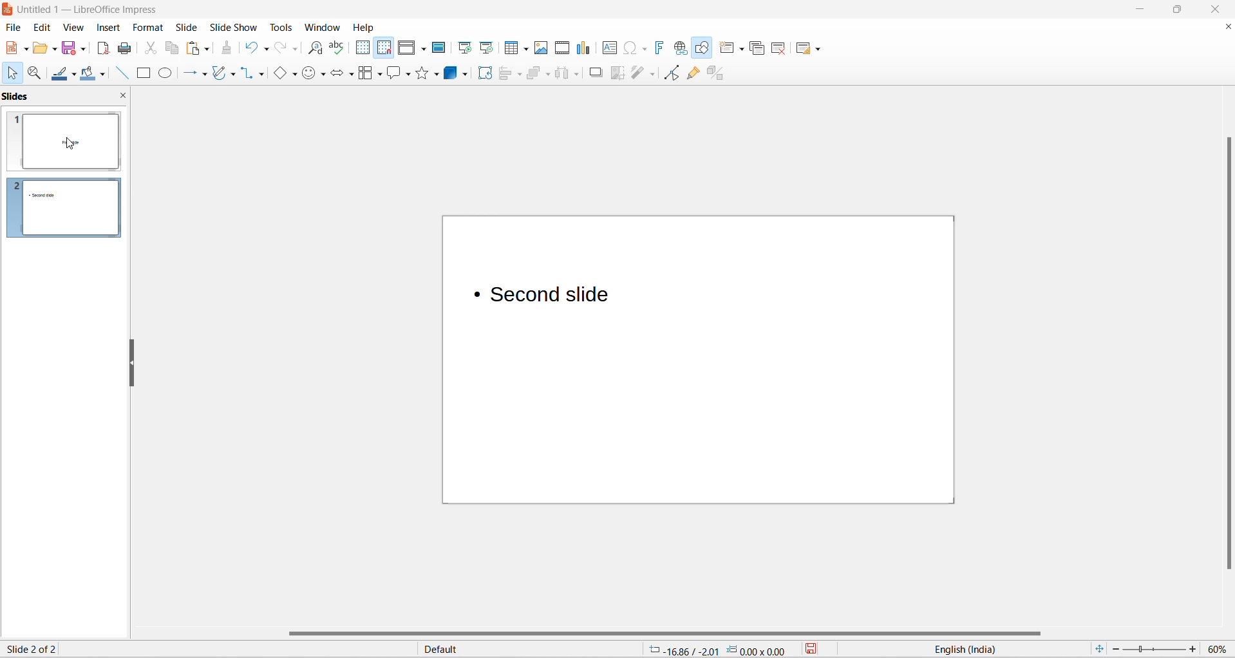  What do you see at coordinates (393, 73) in the screenshot?
I see `callout shapes` at bounding box center [393, 73].